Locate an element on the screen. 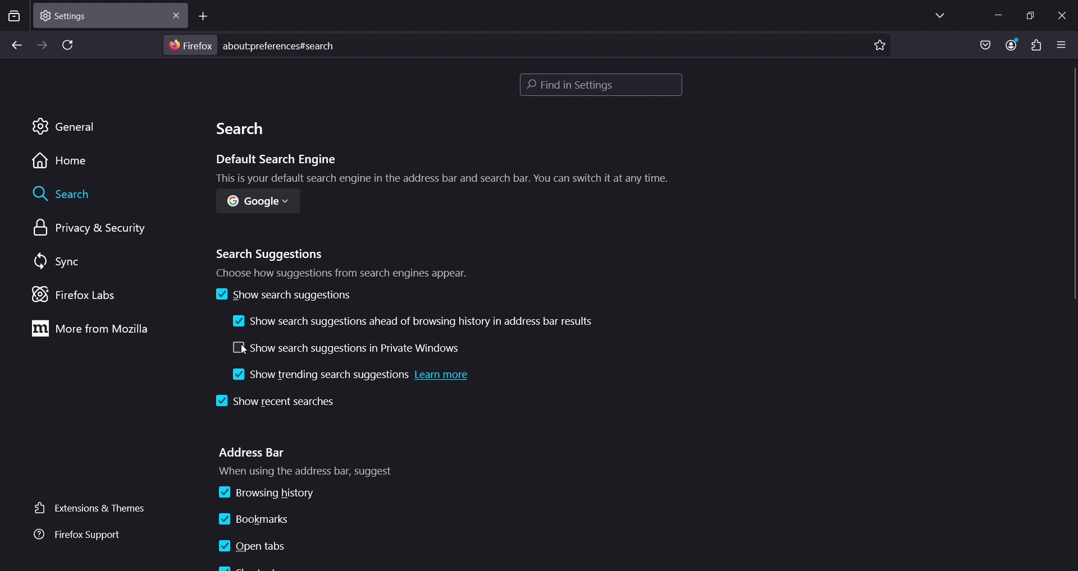 Image resolution: width=1078 pixels, height=571 pixels. ync is located at coordinates (60, 261).